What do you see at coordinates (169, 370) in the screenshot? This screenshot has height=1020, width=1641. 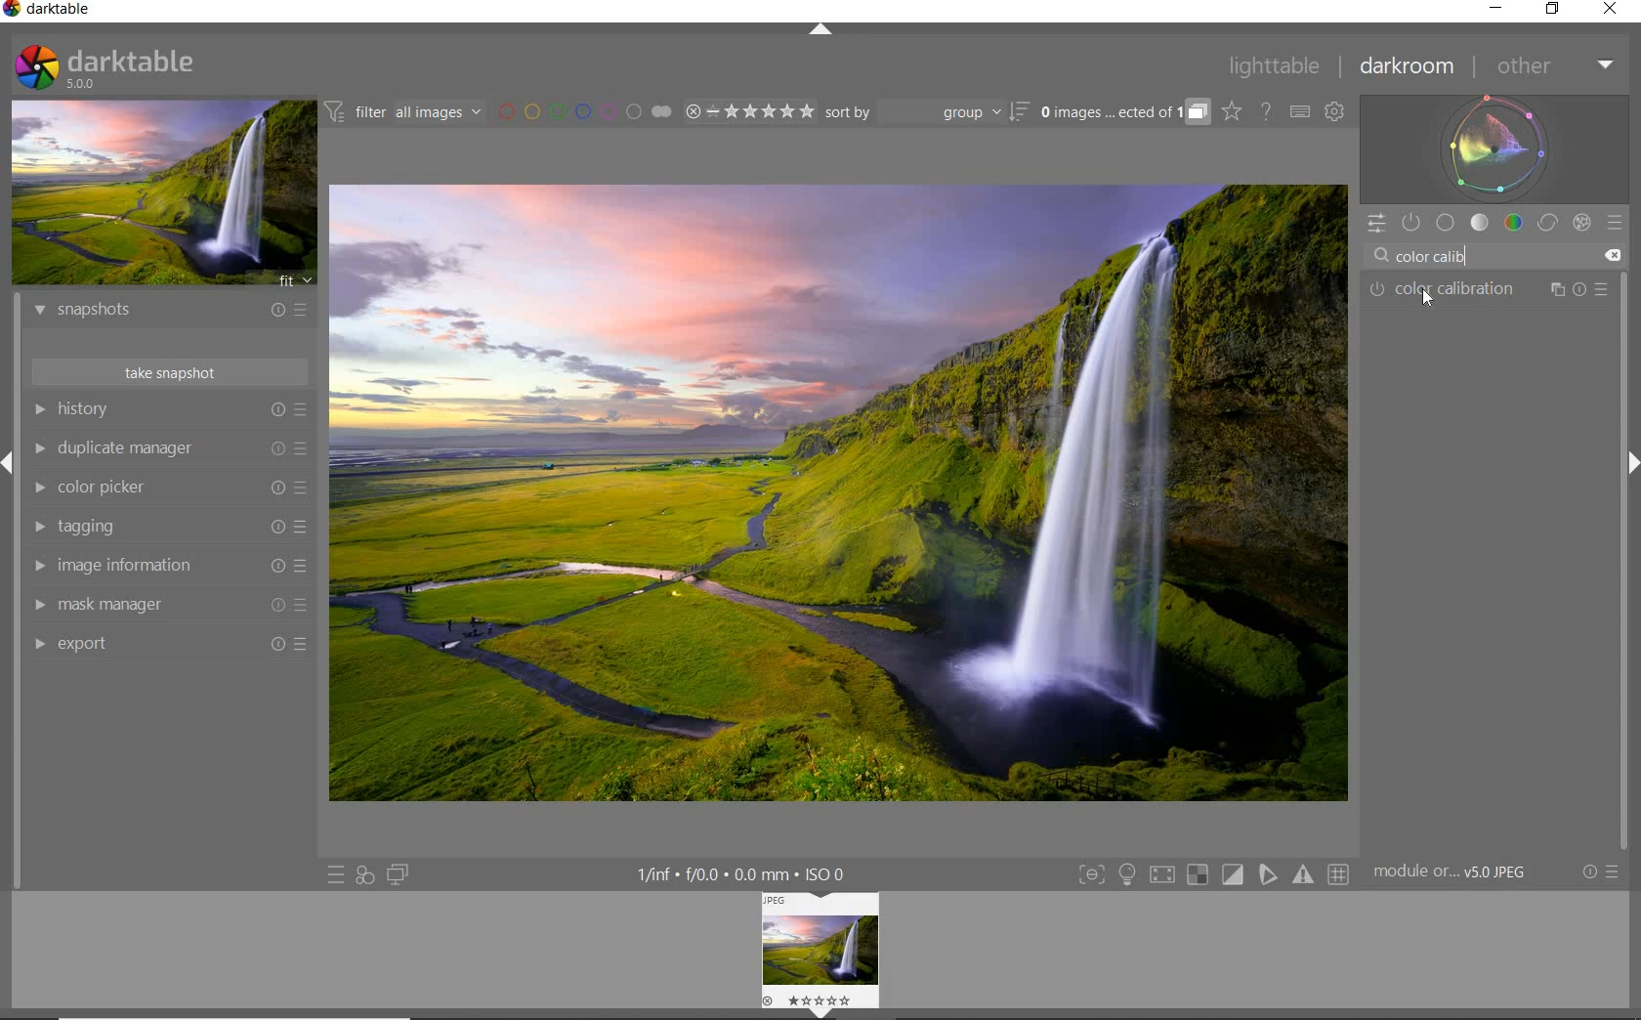 I see `take snapshot` at bounding box center [169, 370].